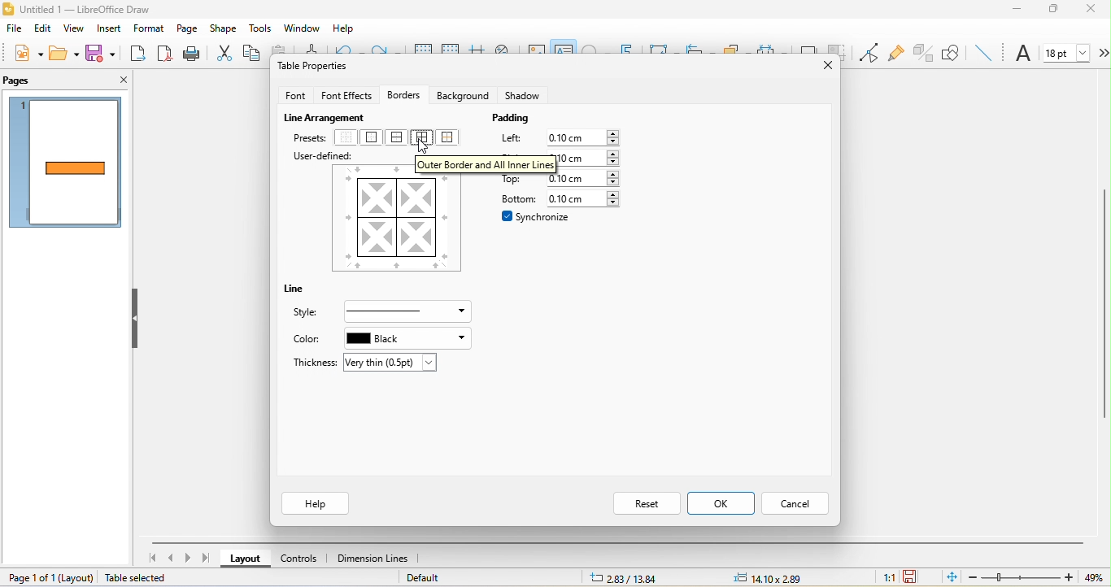  Describe the element at coordinates (221, 53) in the screenshot. I see `cut` at that location.